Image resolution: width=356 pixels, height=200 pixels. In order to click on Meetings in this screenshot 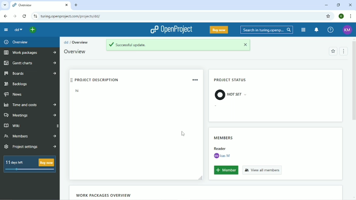, I will do `click(29, 115)`.